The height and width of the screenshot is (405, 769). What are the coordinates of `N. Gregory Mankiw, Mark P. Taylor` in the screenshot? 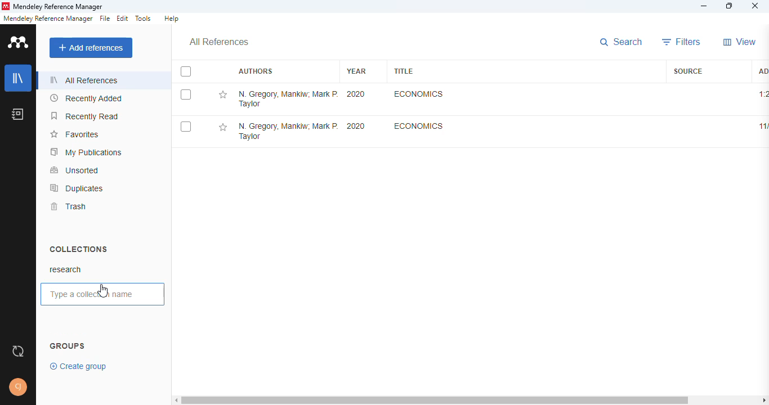 It's located at (287, 132).